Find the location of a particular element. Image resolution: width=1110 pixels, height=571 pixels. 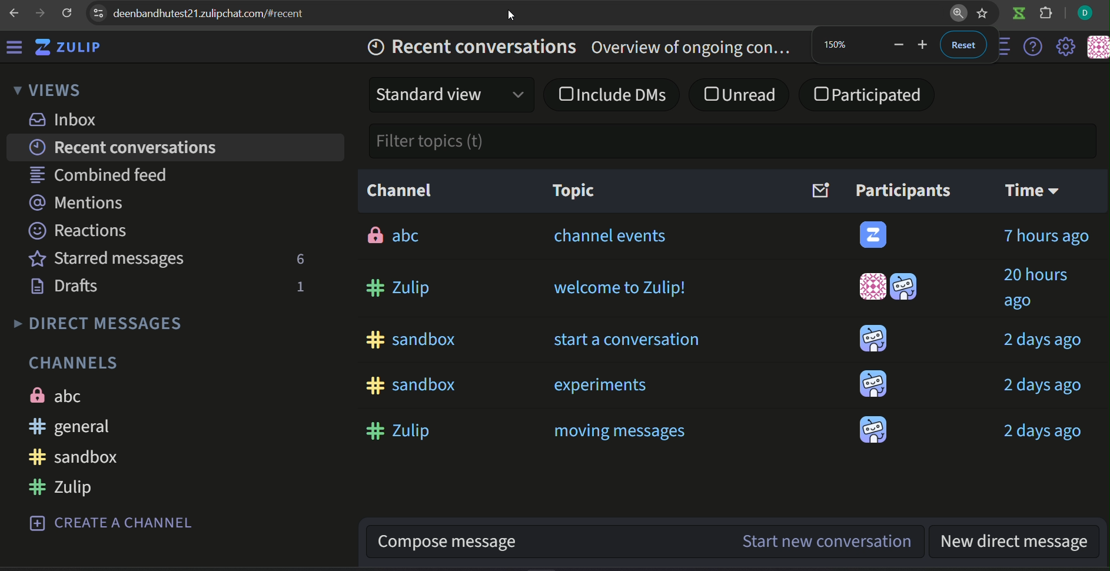

start a conversation is located at coordinates (629, 340).